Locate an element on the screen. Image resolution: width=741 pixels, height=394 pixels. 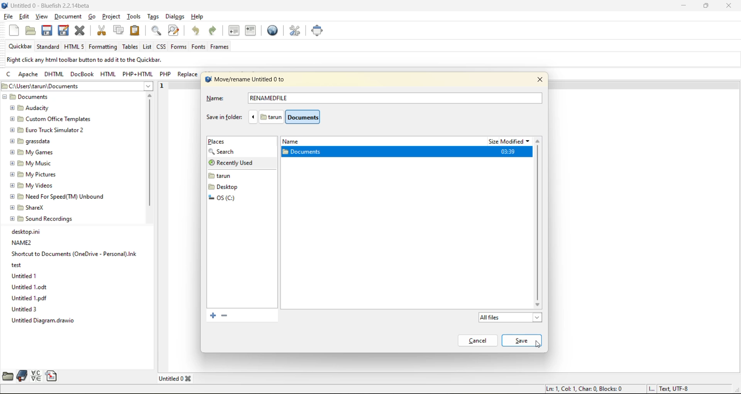
standard is located at coordinates (50, 47).